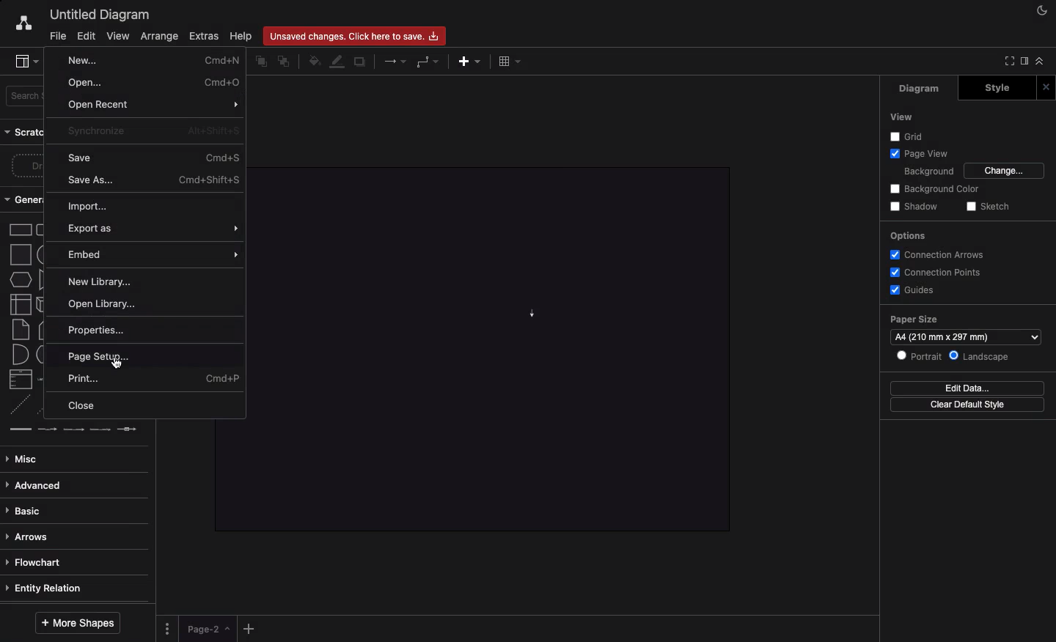  I want to click on Sidebar, so click(21, 59).